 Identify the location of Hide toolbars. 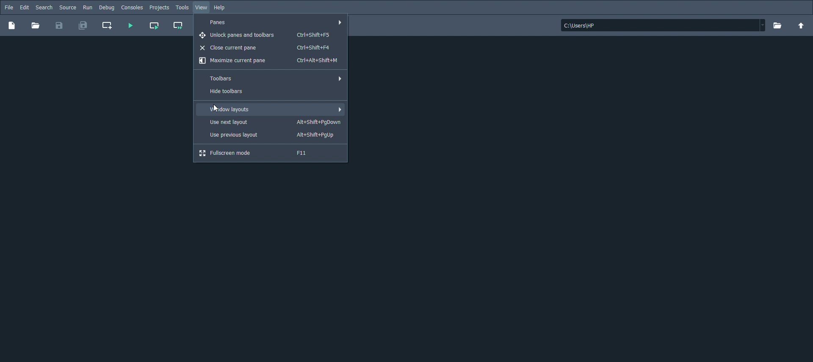
(232, 91).